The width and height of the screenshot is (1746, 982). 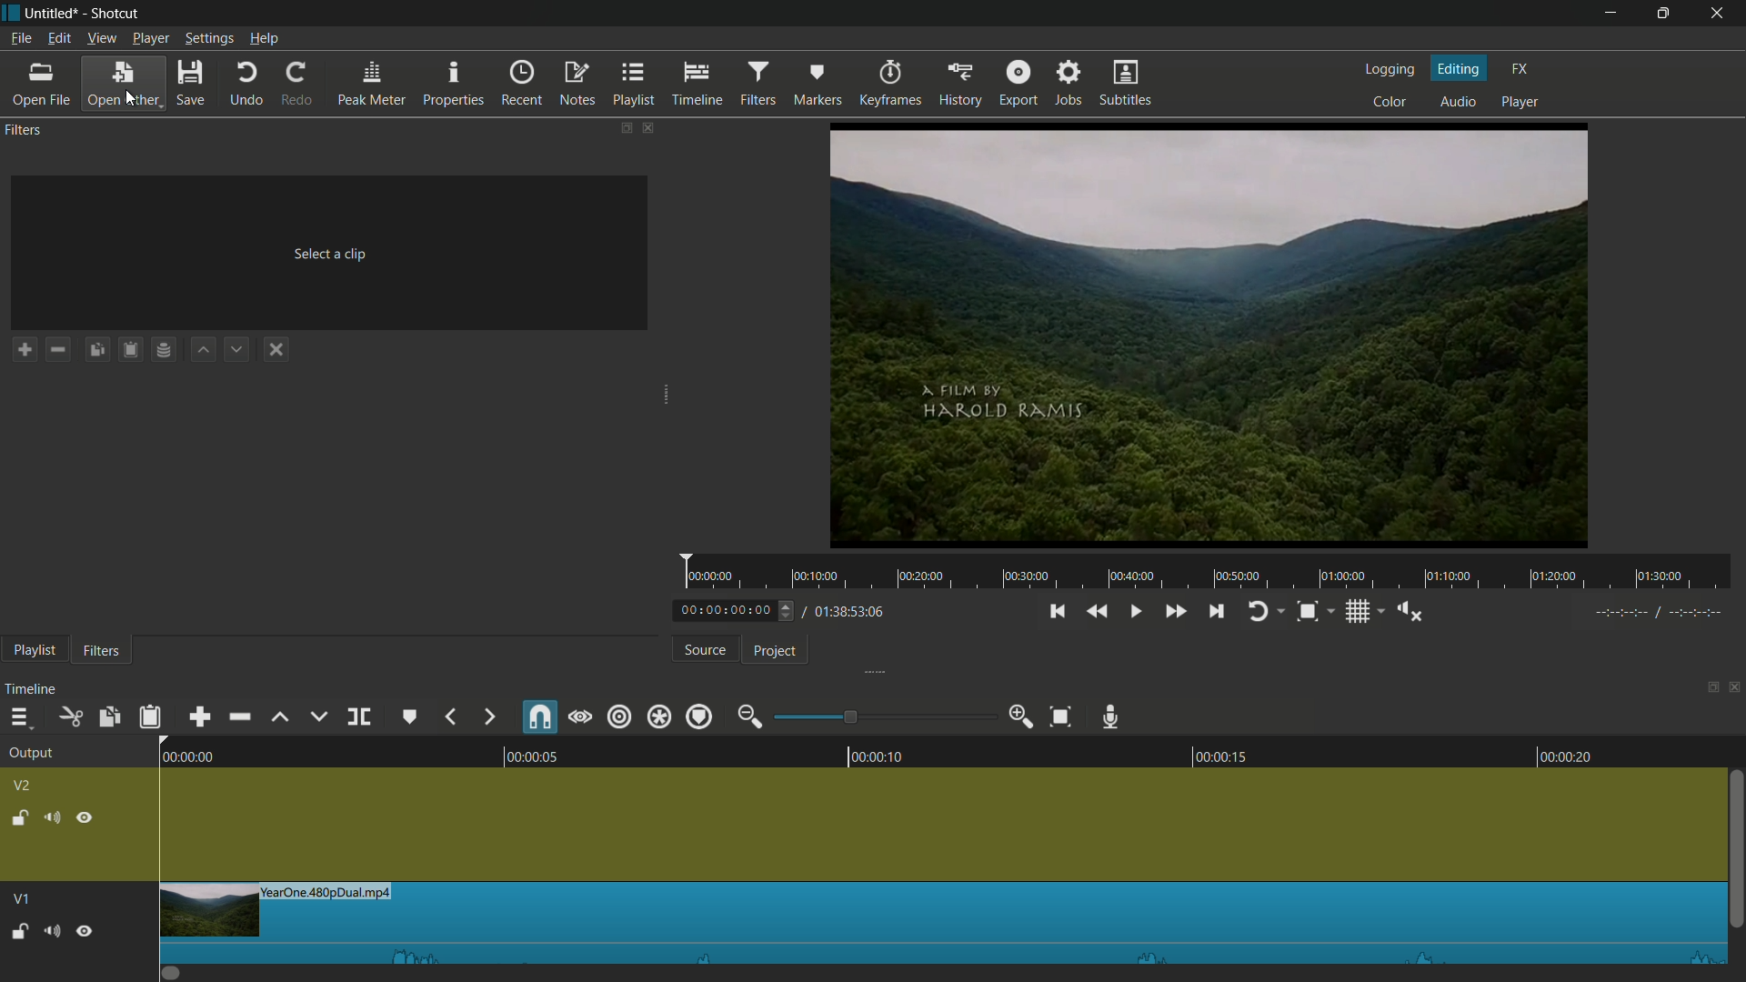 I want to click on 00:00:20, so click(x=1574, y=756).